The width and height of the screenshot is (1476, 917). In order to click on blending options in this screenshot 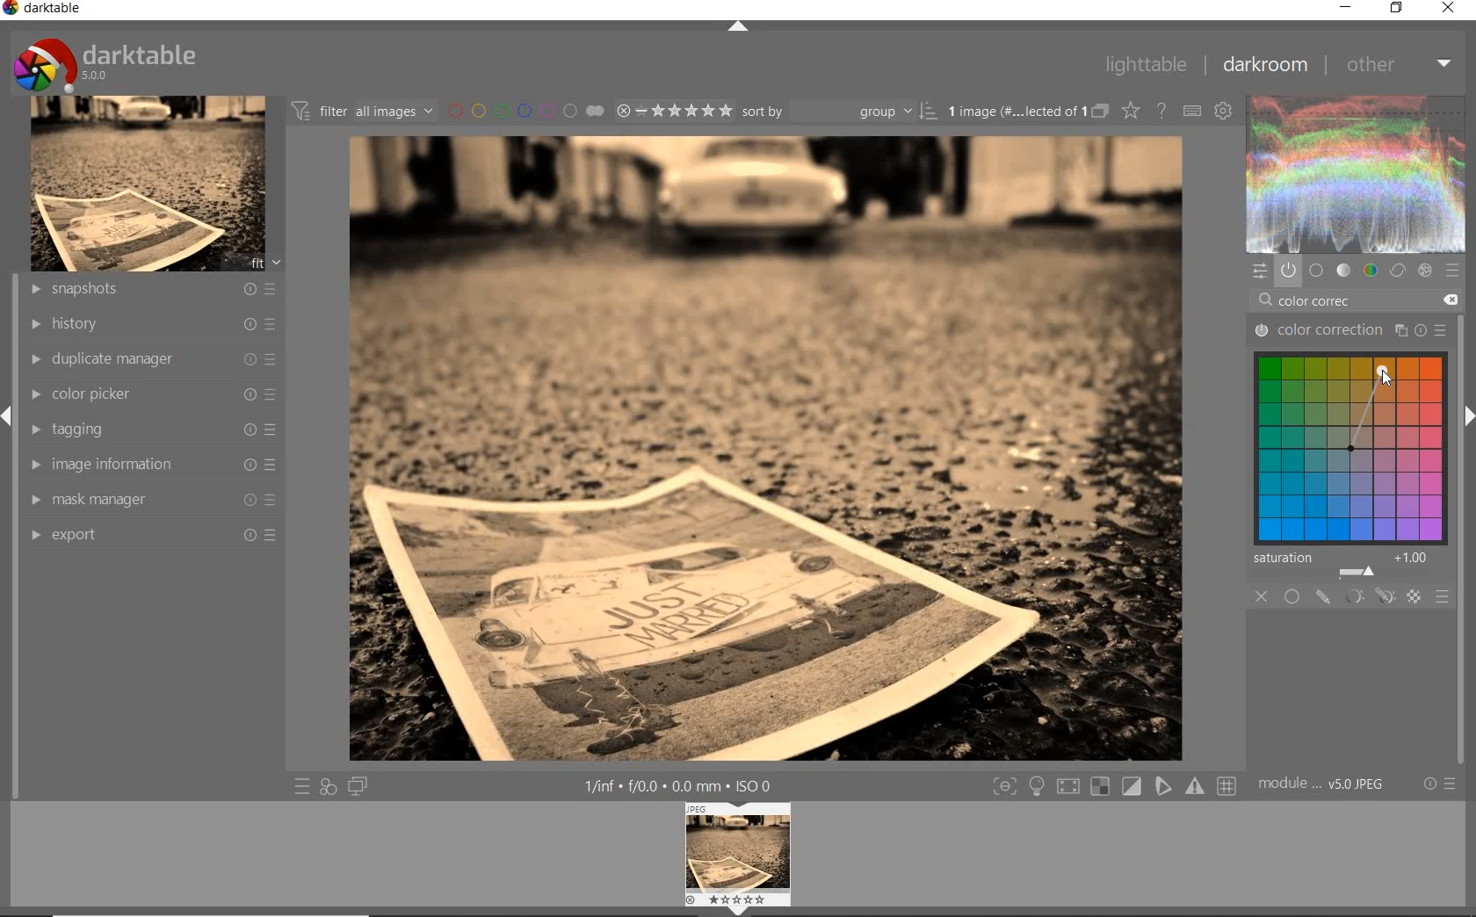, I will do `click(1443, 597)`.